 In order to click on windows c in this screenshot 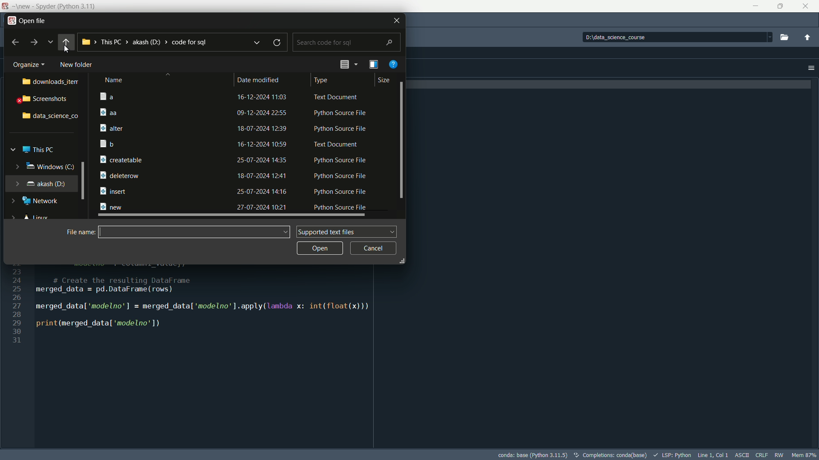, I will do `click(51, 167)`.